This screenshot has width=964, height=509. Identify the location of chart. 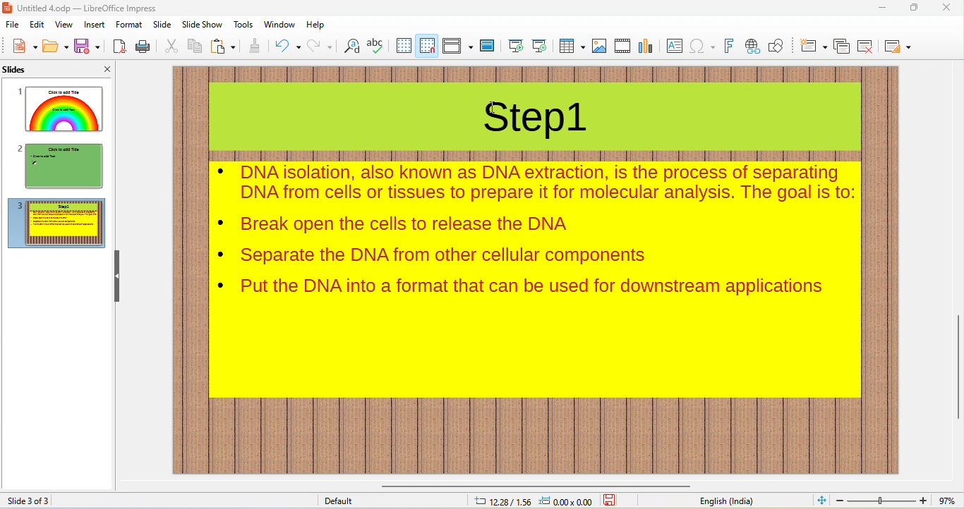
(646, 47).